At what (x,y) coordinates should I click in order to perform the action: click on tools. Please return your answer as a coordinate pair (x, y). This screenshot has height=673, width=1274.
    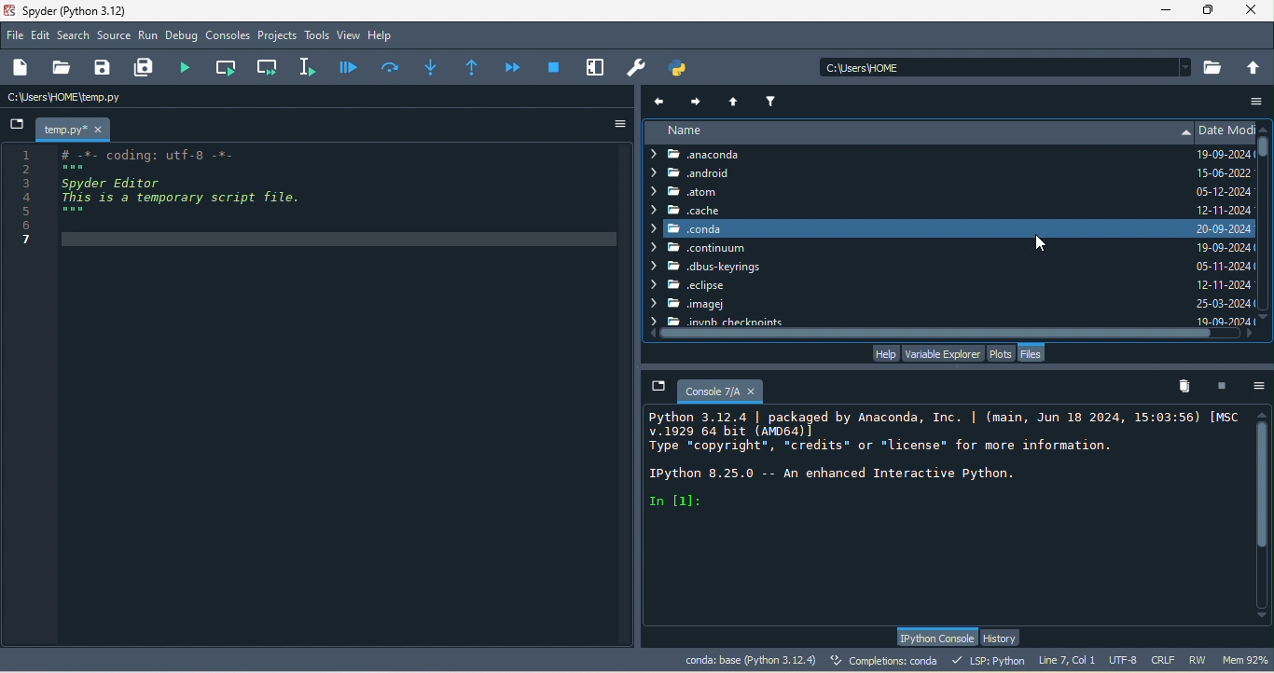
    Looking at the image, I should click on (317, 36).